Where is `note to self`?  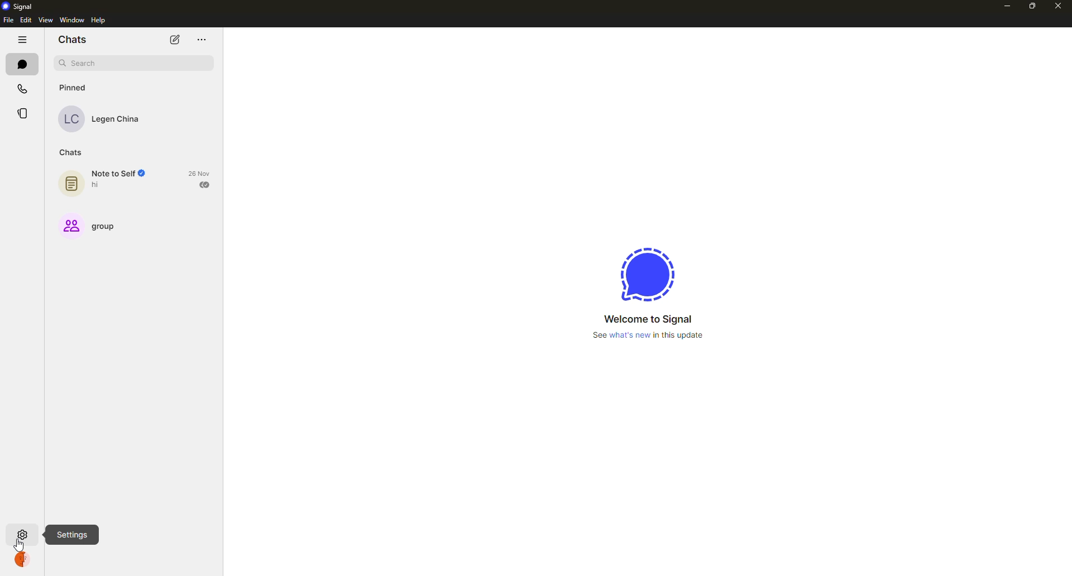 note to self is located at coordinates (104, 181).